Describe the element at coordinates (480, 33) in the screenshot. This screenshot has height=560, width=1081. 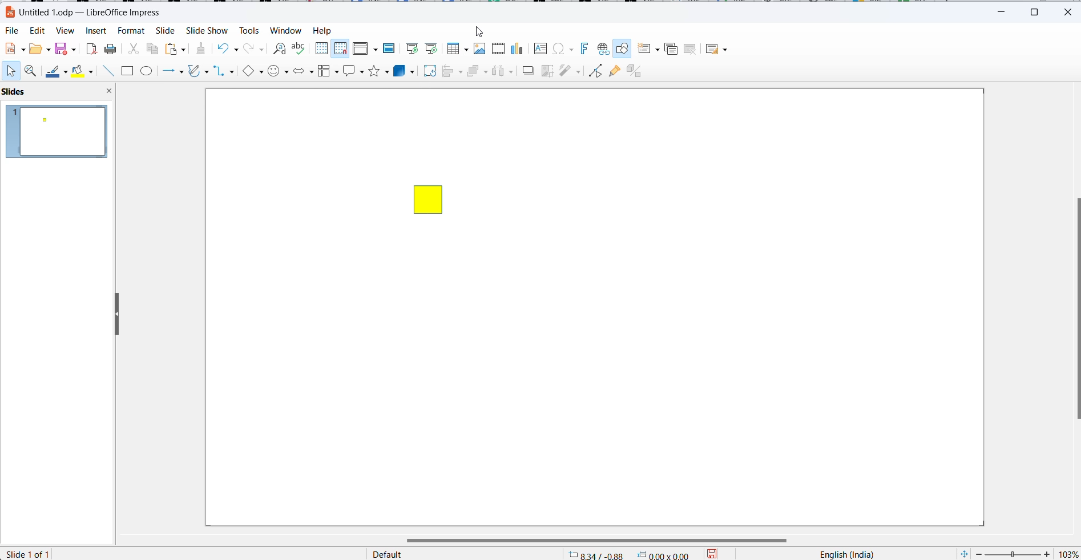
I see `cursor` at that location.